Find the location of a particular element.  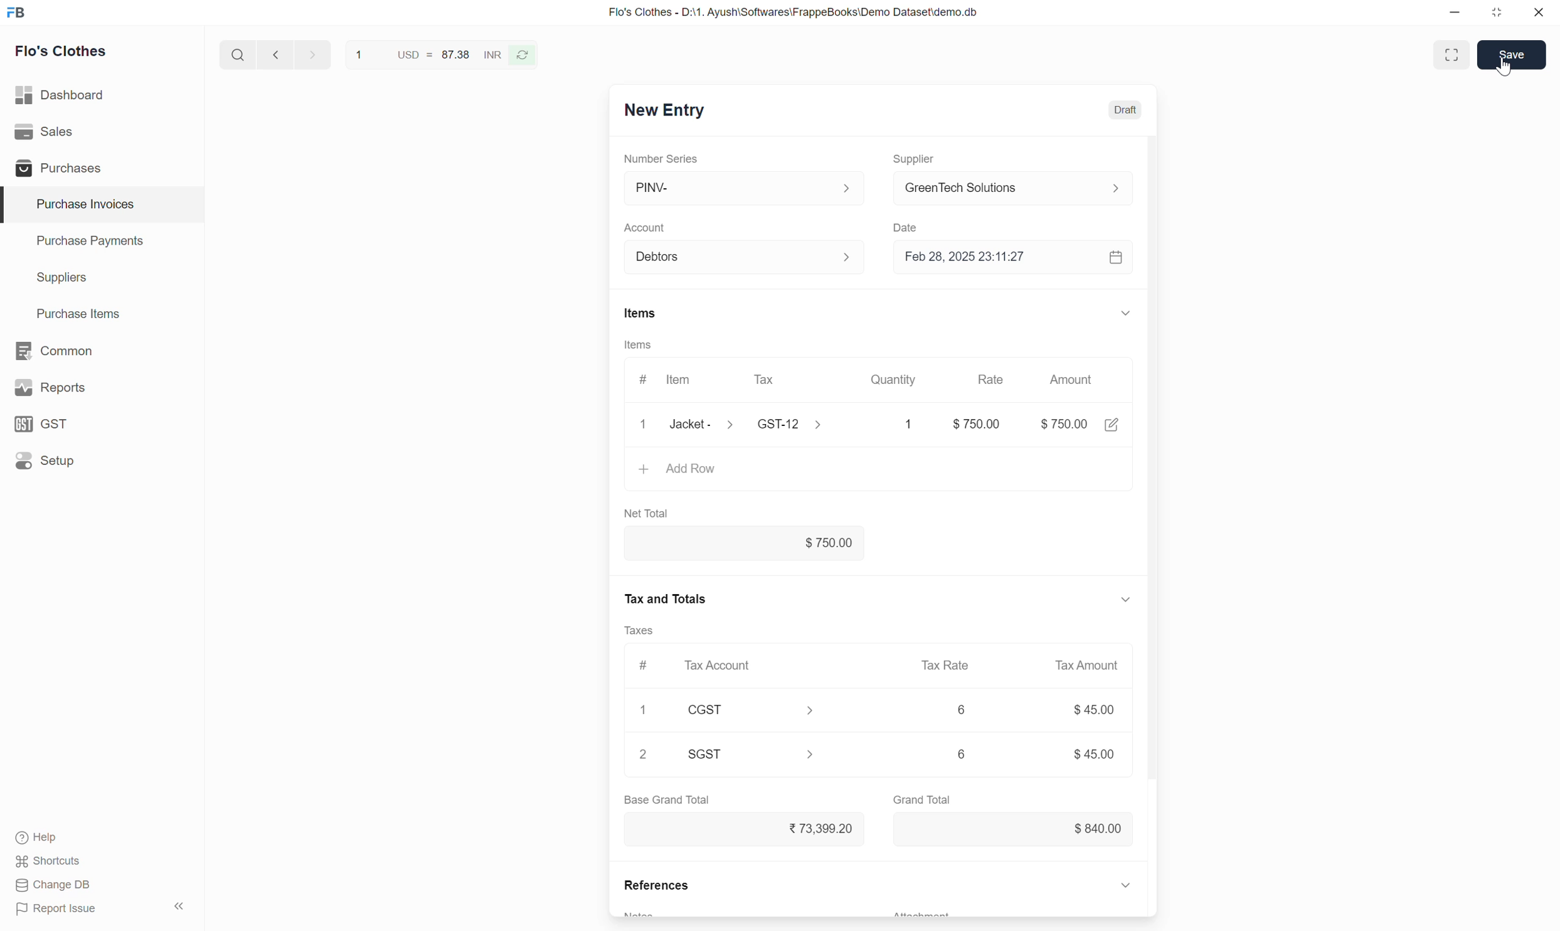

Collapse is located at coordinates (1127, 313).